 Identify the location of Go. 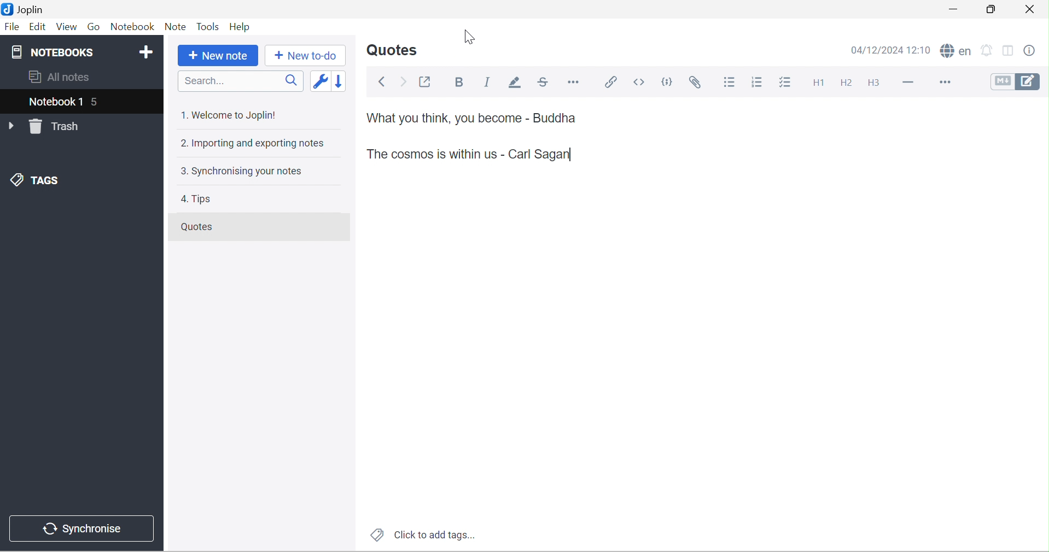
(95, 26).